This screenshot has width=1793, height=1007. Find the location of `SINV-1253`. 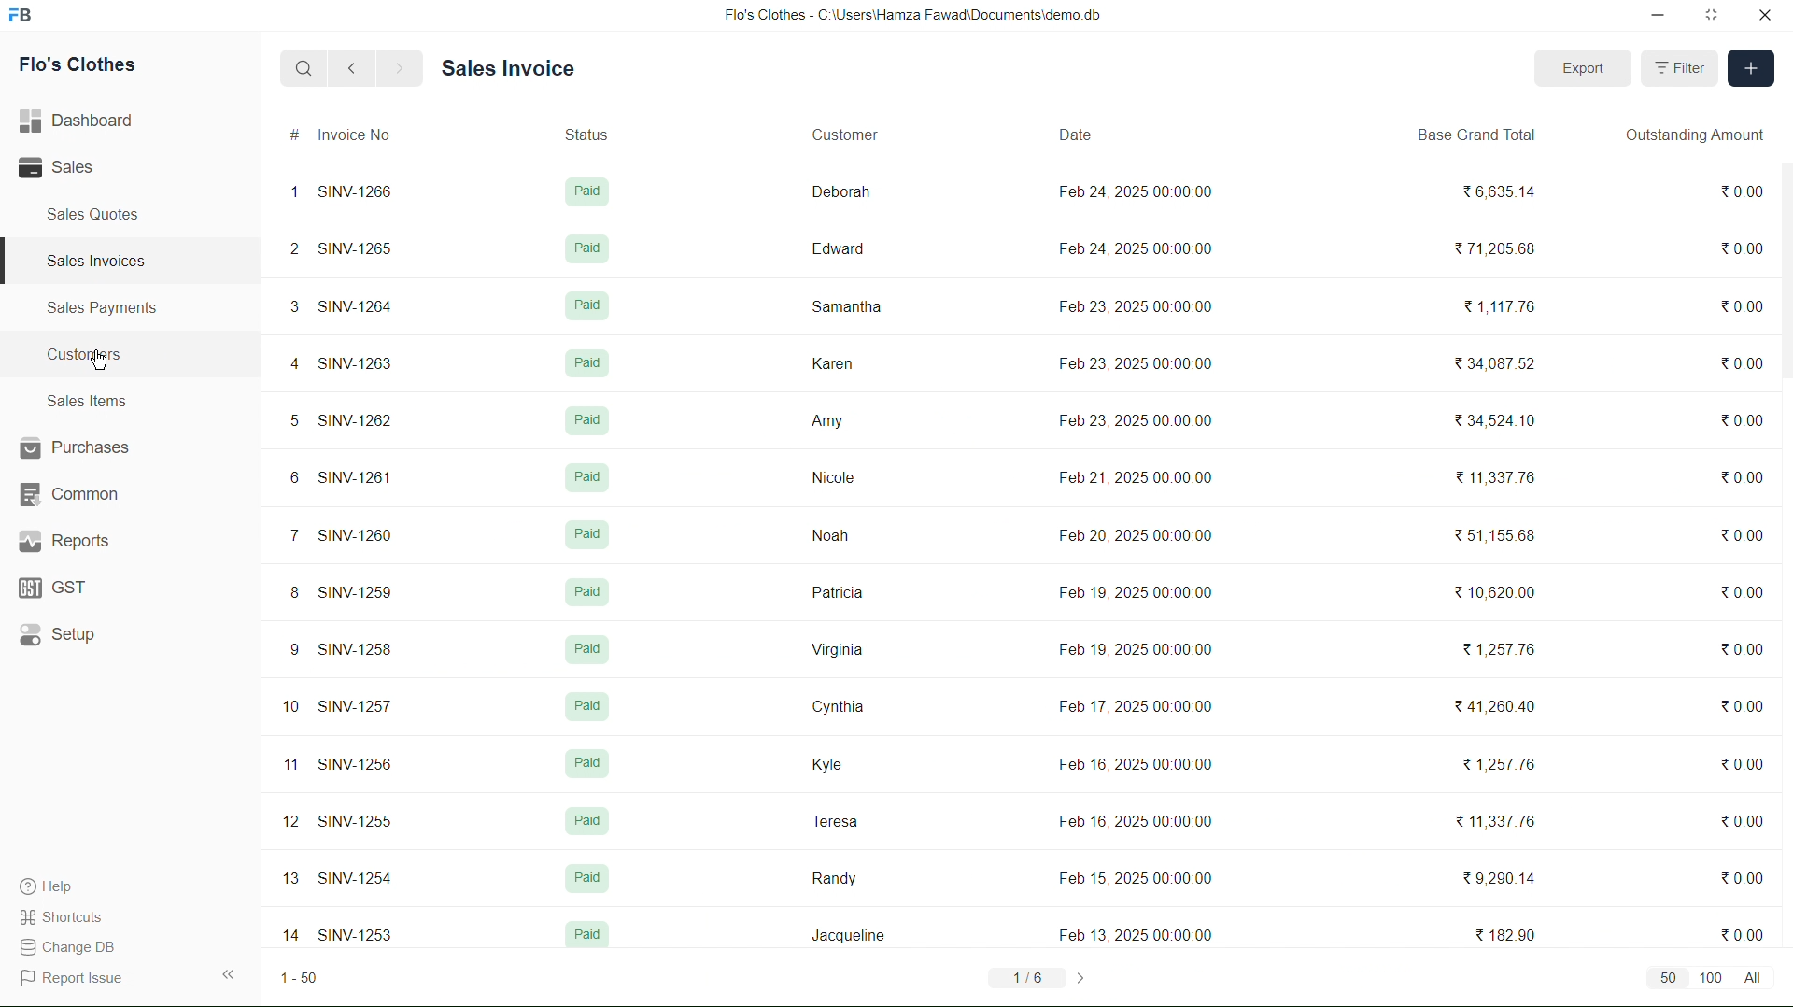

SINV-1253 is located at coordinates (355, 930).